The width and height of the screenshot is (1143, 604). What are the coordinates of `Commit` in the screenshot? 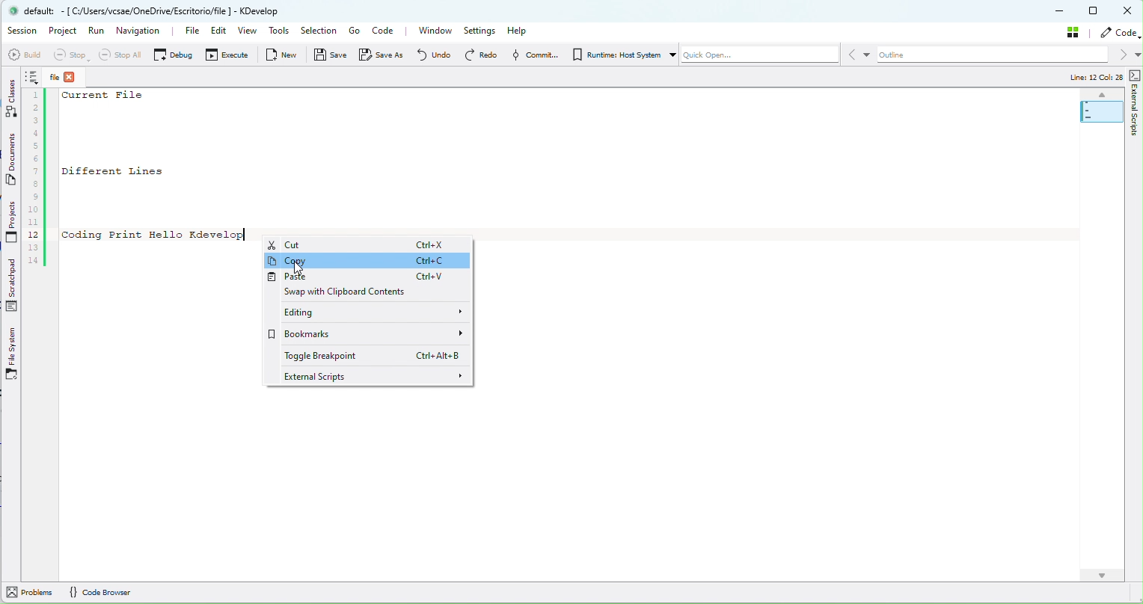 It's located at (533, 55).